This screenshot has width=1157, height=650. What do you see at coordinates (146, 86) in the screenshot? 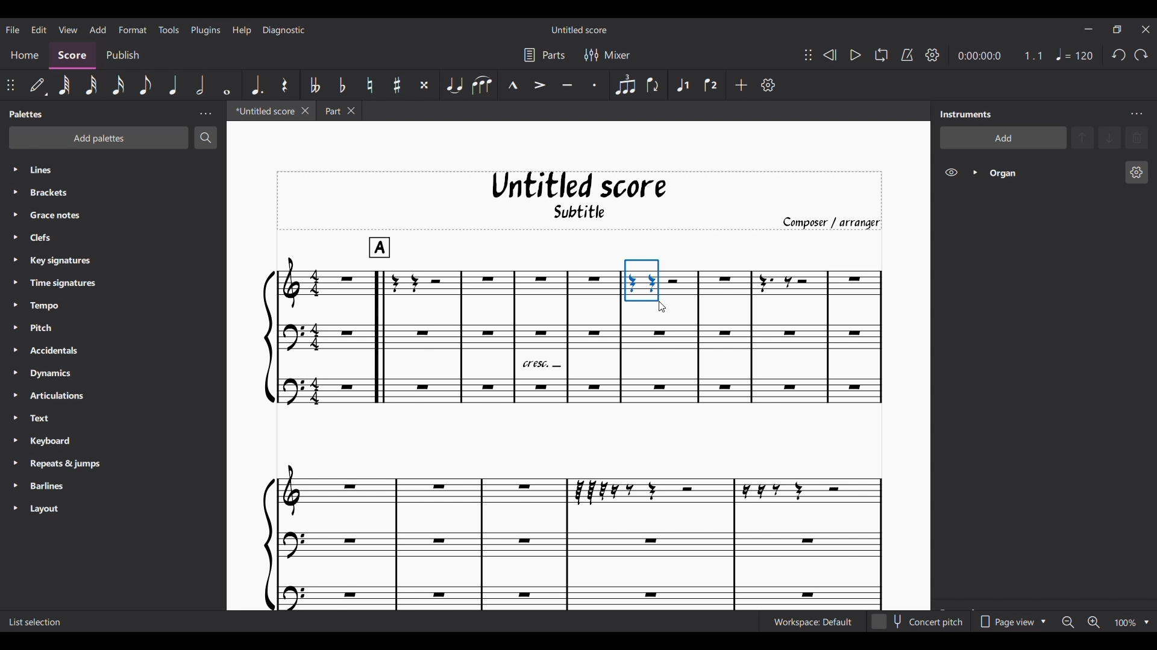
I see `8th note` at bounding box center [146, 86].